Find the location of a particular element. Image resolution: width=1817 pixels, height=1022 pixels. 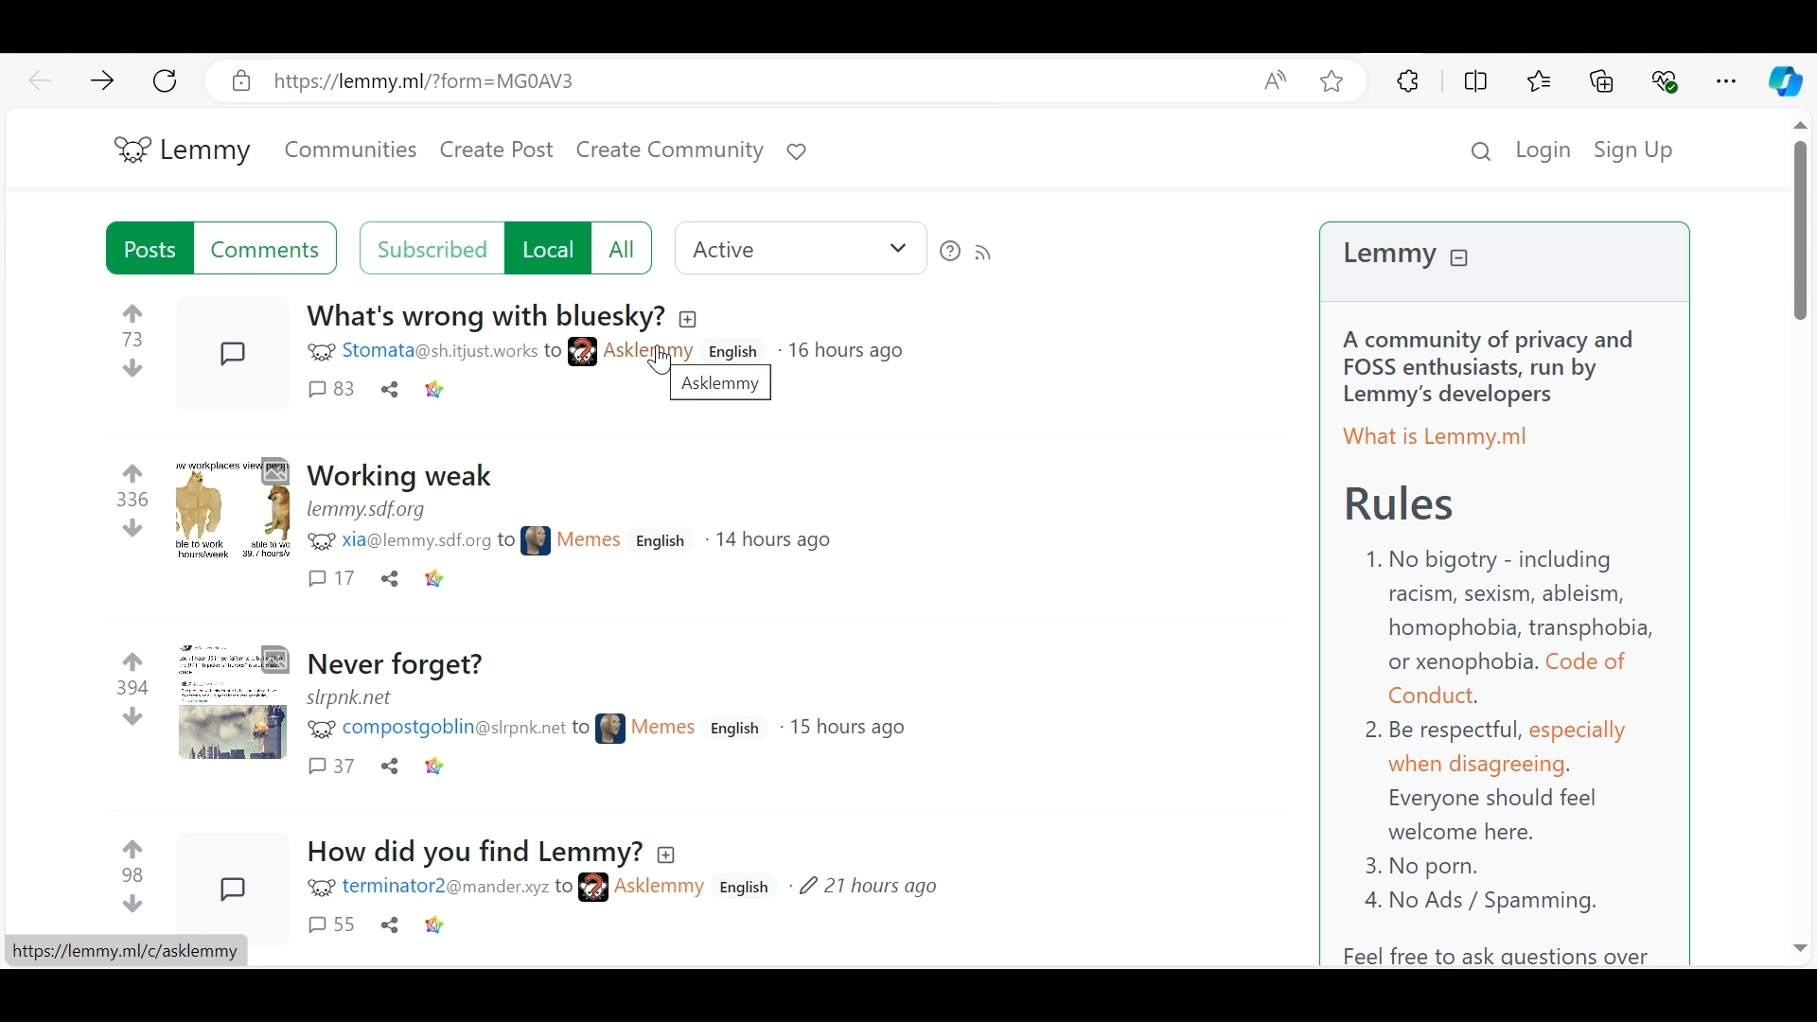

 is located at coordinates (668, 854).